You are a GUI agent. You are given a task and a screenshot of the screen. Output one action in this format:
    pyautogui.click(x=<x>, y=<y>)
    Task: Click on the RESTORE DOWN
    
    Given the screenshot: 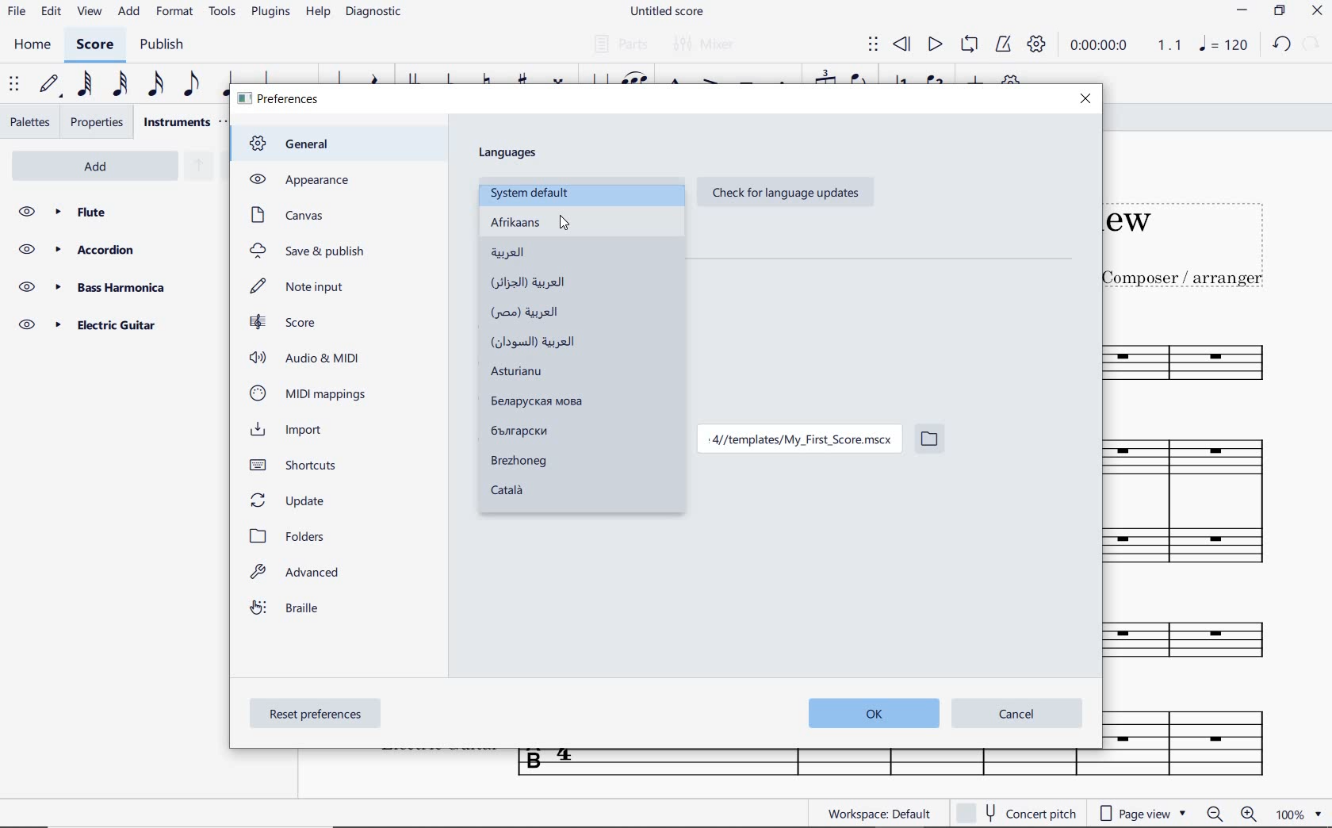 What is the action you would take?
    pyautogui.click(x=1278, y=12)
    